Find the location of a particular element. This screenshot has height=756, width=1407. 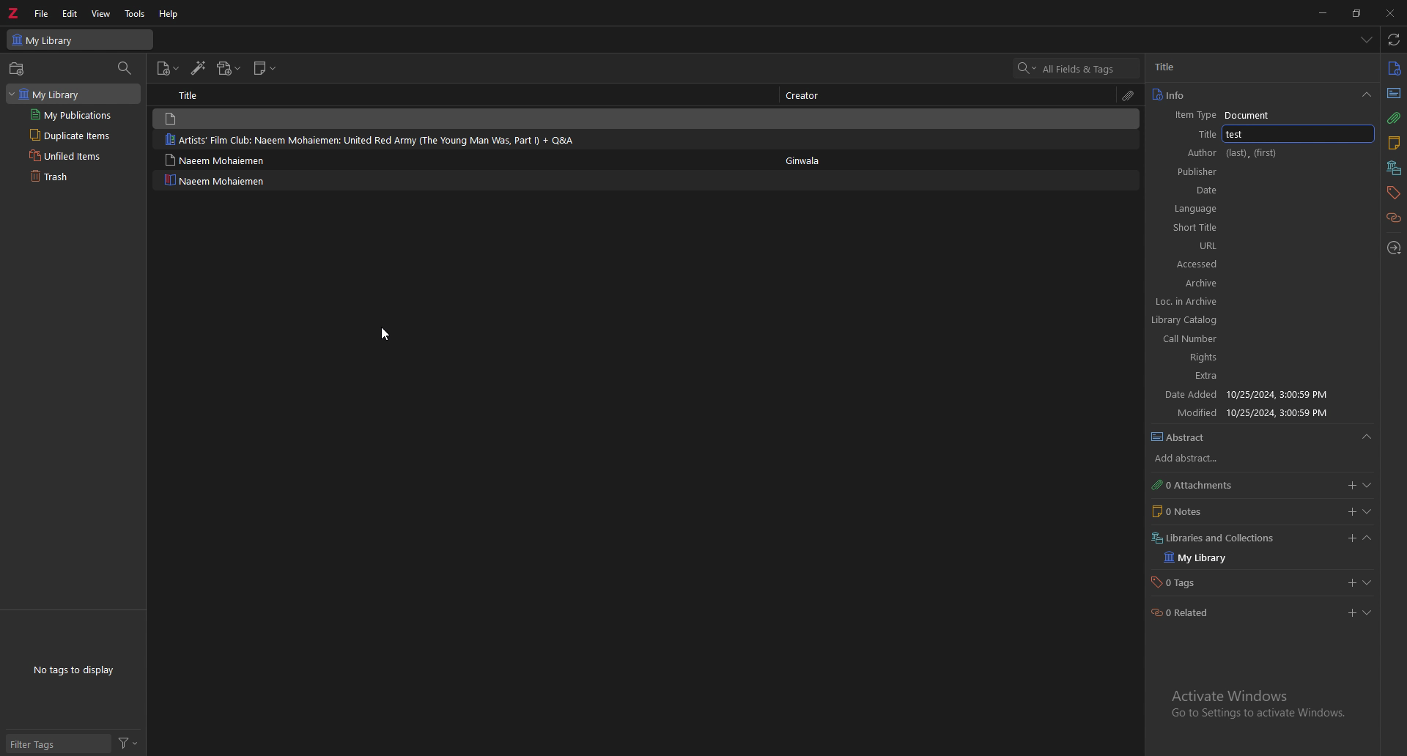

author name is located at coordinates (1258, 67).